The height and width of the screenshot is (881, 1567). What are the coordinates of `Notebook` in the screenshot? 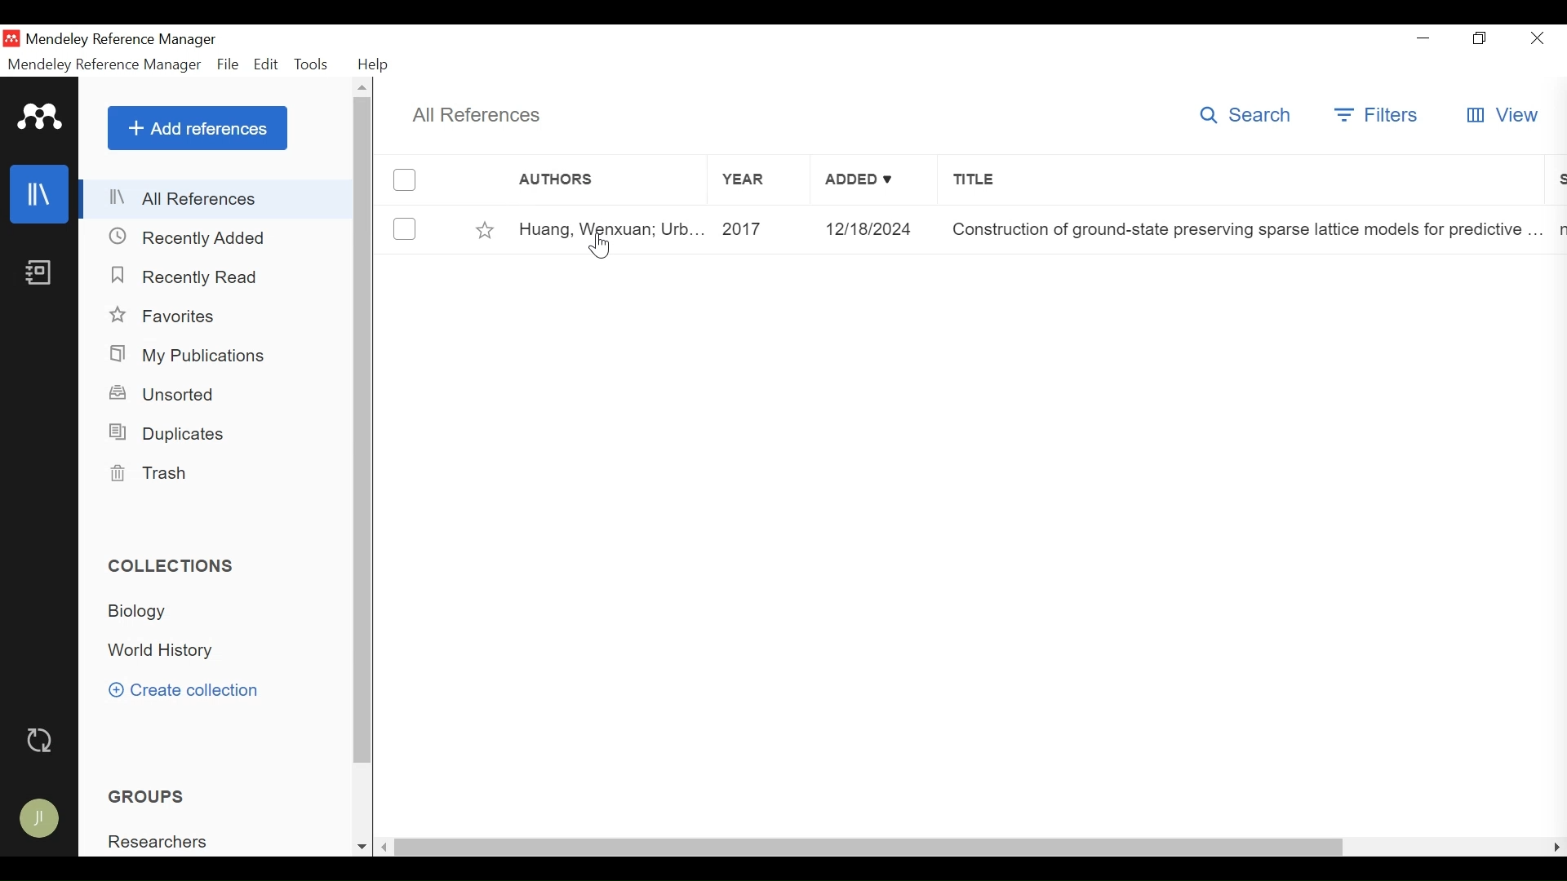 It's located at (42, 274).